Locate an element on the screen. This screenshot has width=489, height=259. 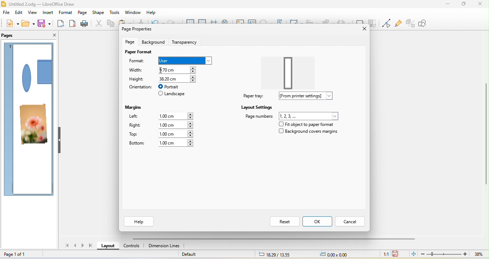
text box is located at coordinates (253, 23).